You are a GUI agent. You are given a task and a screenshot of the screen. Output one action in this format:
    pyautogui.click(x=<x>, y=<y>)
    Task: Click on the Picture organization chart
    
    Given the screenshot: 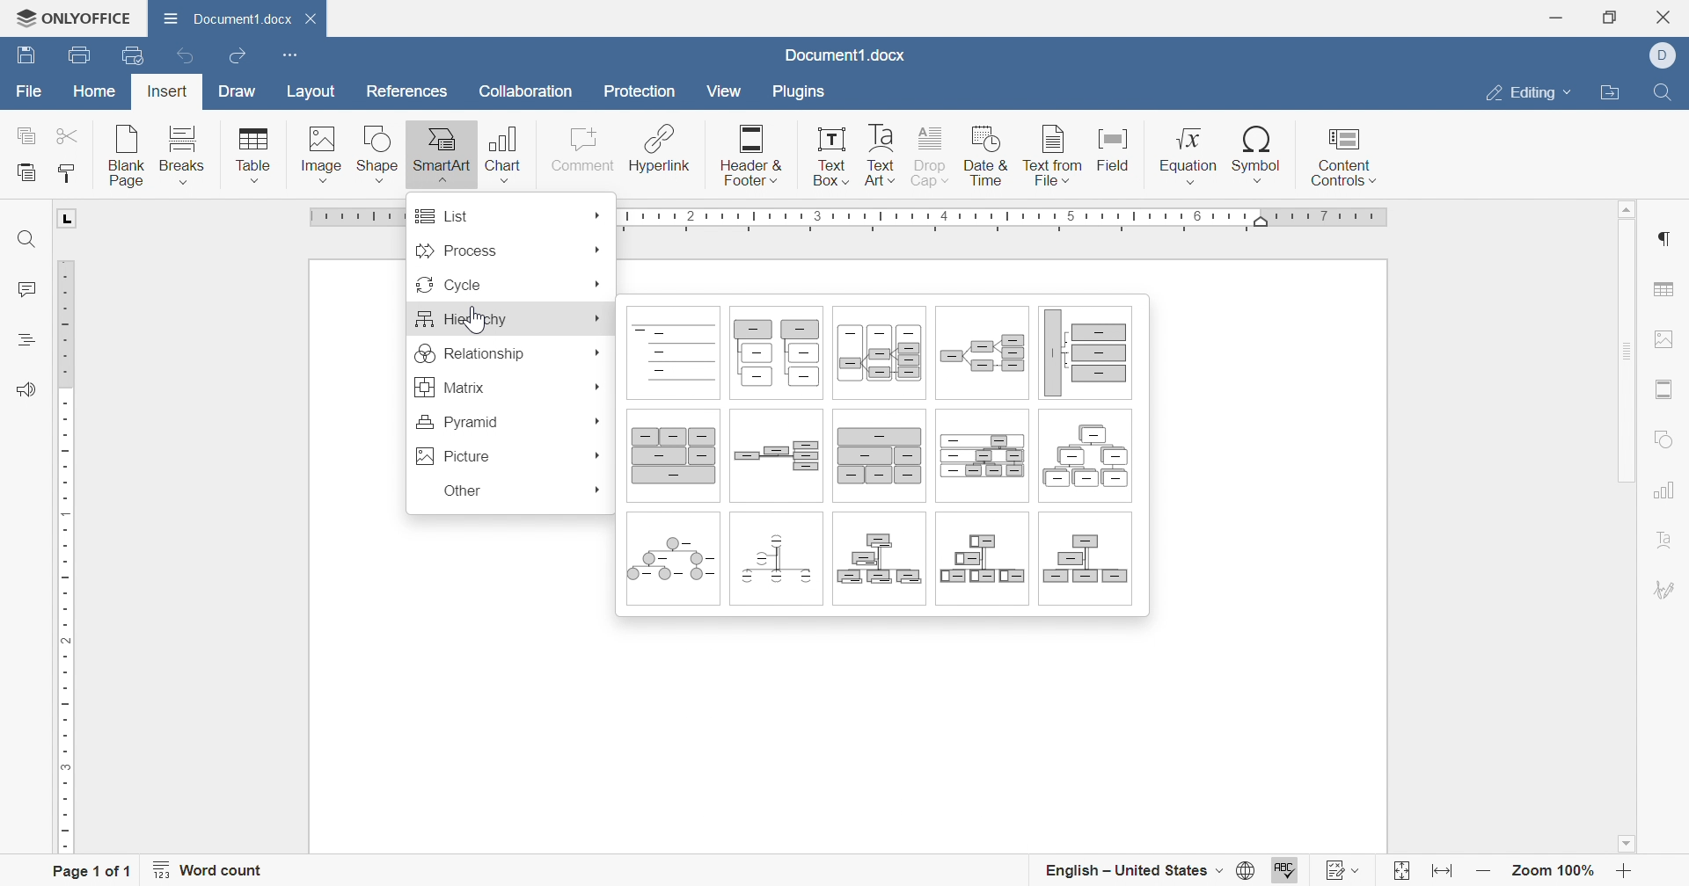 What is the action you would take?
    pyautogui.click(x=981, y=563)
    